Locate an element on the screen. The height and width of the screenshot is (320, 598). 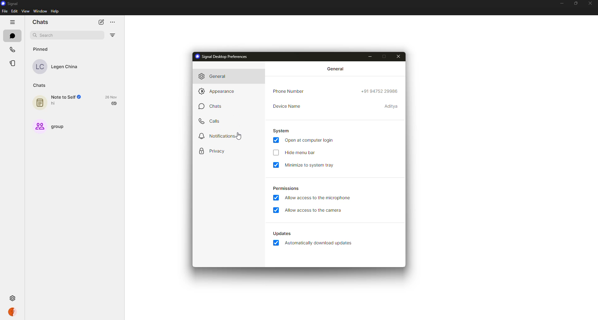
contact is located at coordinates (60, 66).